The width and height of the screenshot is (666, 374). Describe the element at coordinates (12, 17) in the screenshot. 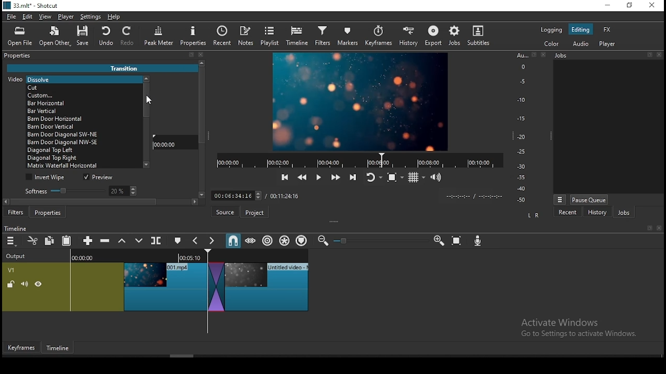

I see `file` at that location.